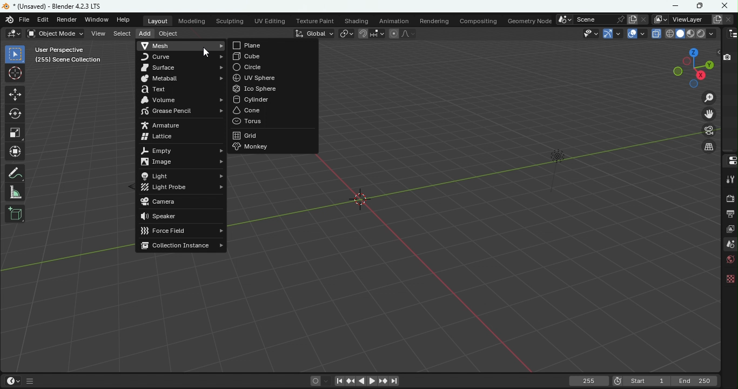 The height and width of the screenshot is (389, 738). What do you see at coordinates (273, 110) in the screenshot?
I see `Cone` at bounding box center [273, 110].